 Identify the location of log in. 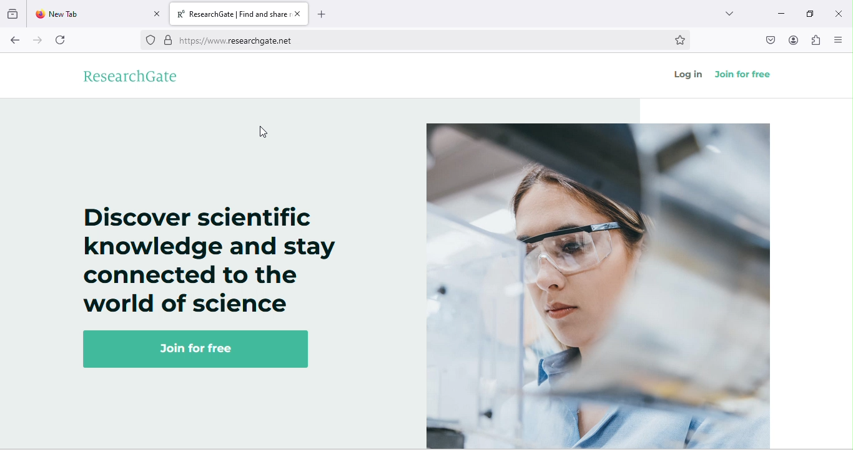
(686, 74).